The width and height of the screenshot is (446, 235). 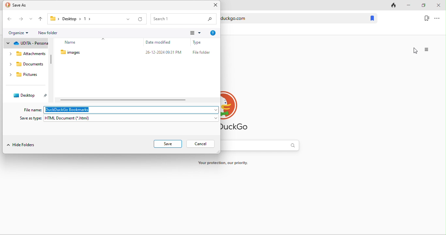 What do you see at coordinates (226, 163) in the screenshot?
I see `your protection, our priority.` at bounding box center [226, 163].